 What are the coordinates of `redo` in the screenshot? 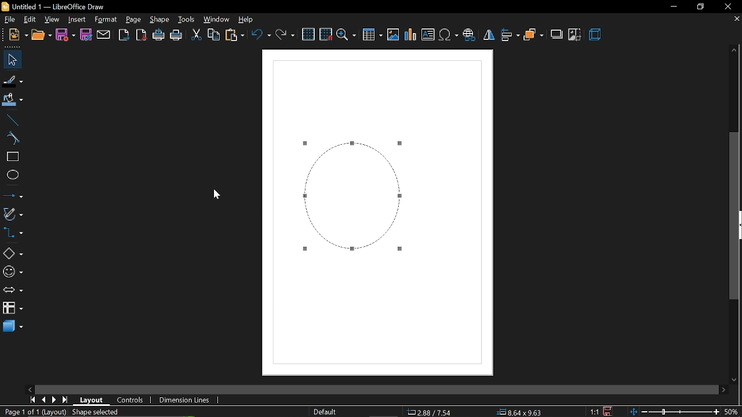 It's located at (286, 35).